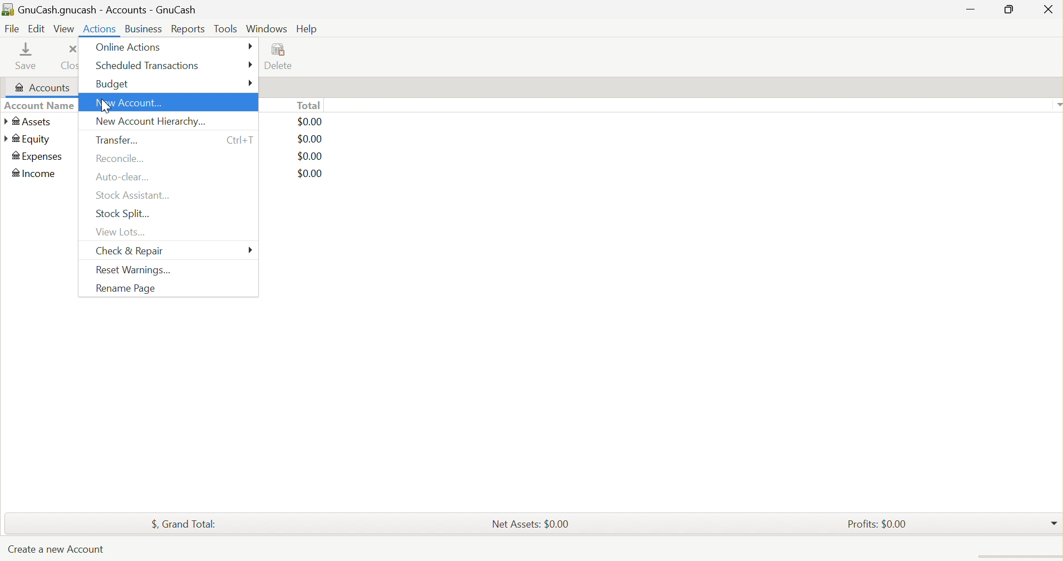 This screenshot has width=1063, height=561. I want to click on View Lots..., so click(122, 232).